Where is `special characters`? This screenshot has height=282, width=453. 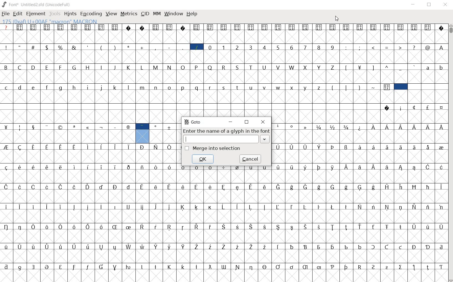
special characters is located at coordinates (332, 153).